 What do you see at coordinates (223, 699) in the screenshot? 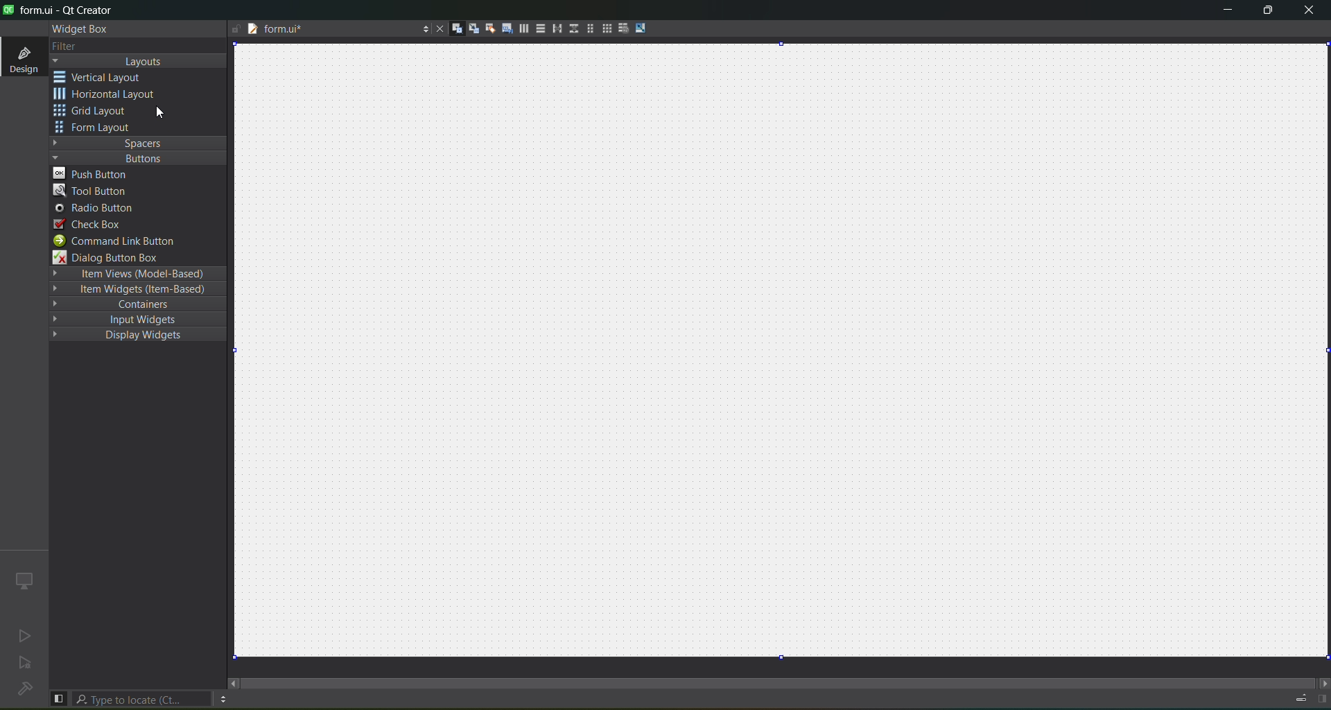
I see `options` at bounding box center [223, 699].